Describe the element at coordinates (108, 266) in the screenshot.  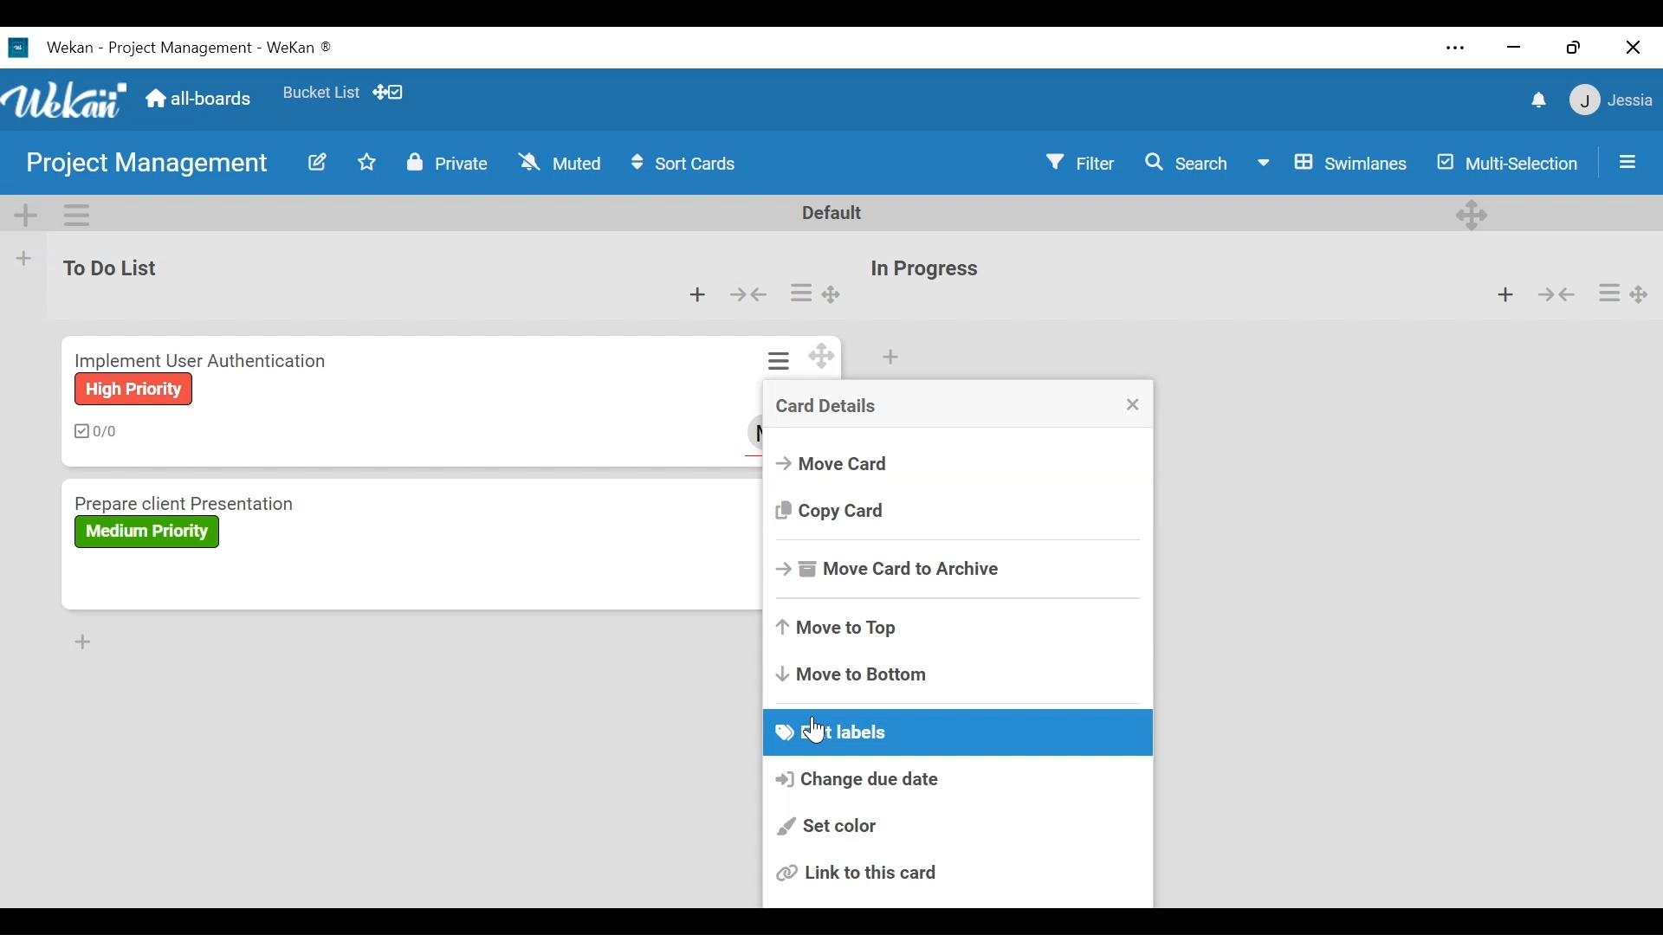
I see `List Name` at that location.